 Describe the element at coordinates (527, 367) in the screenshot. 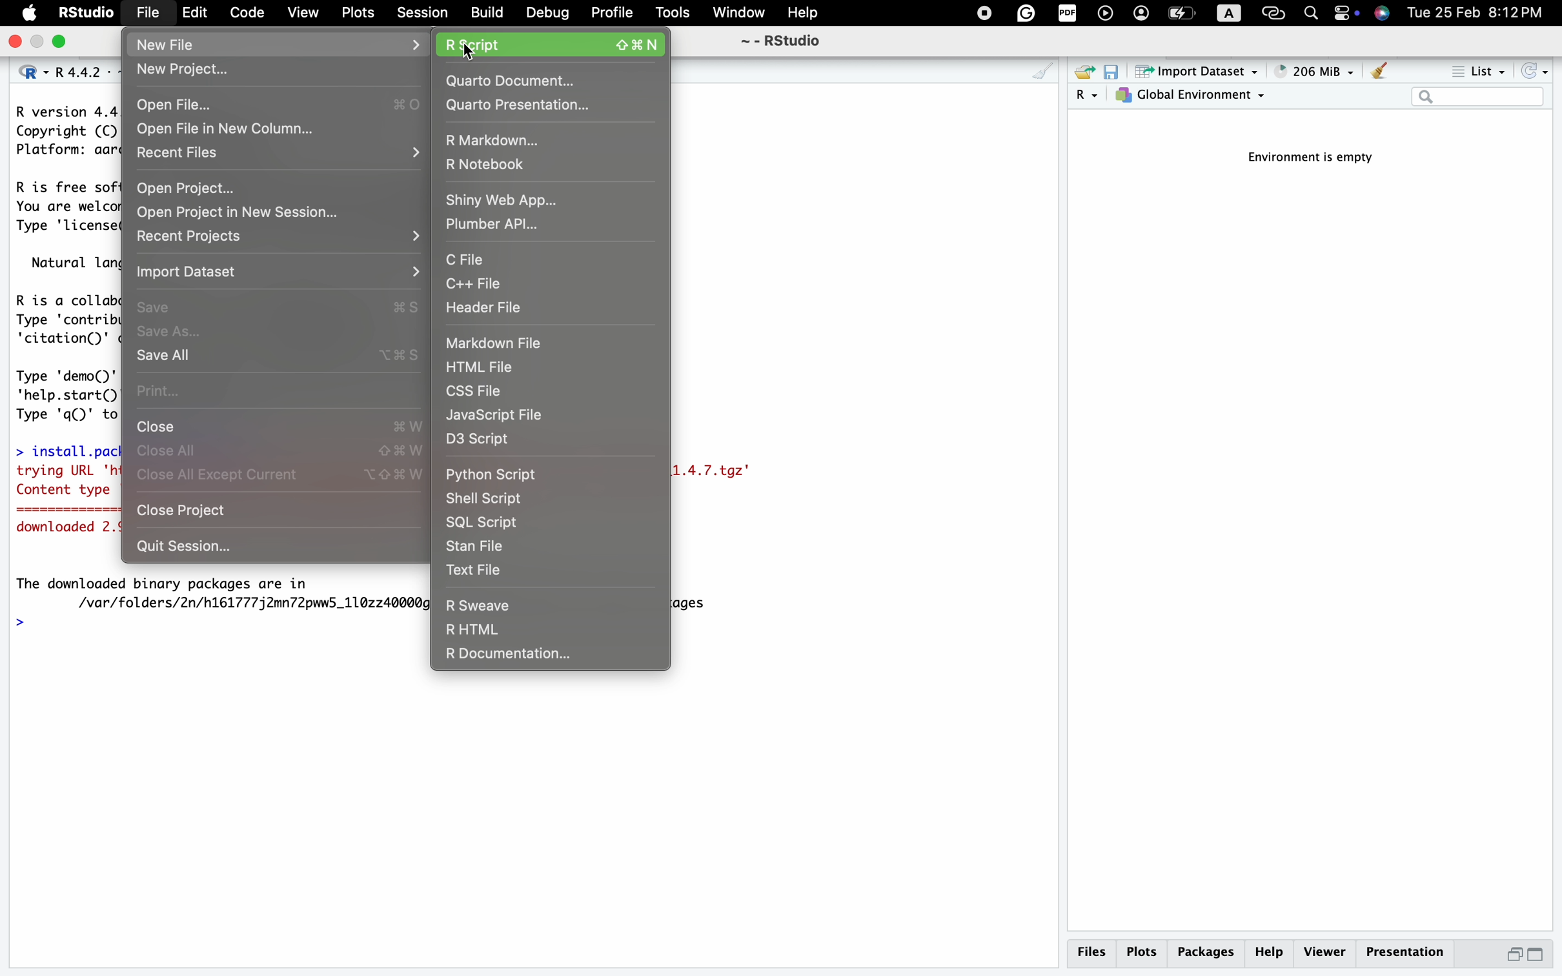

I see `HTML file` at that location.